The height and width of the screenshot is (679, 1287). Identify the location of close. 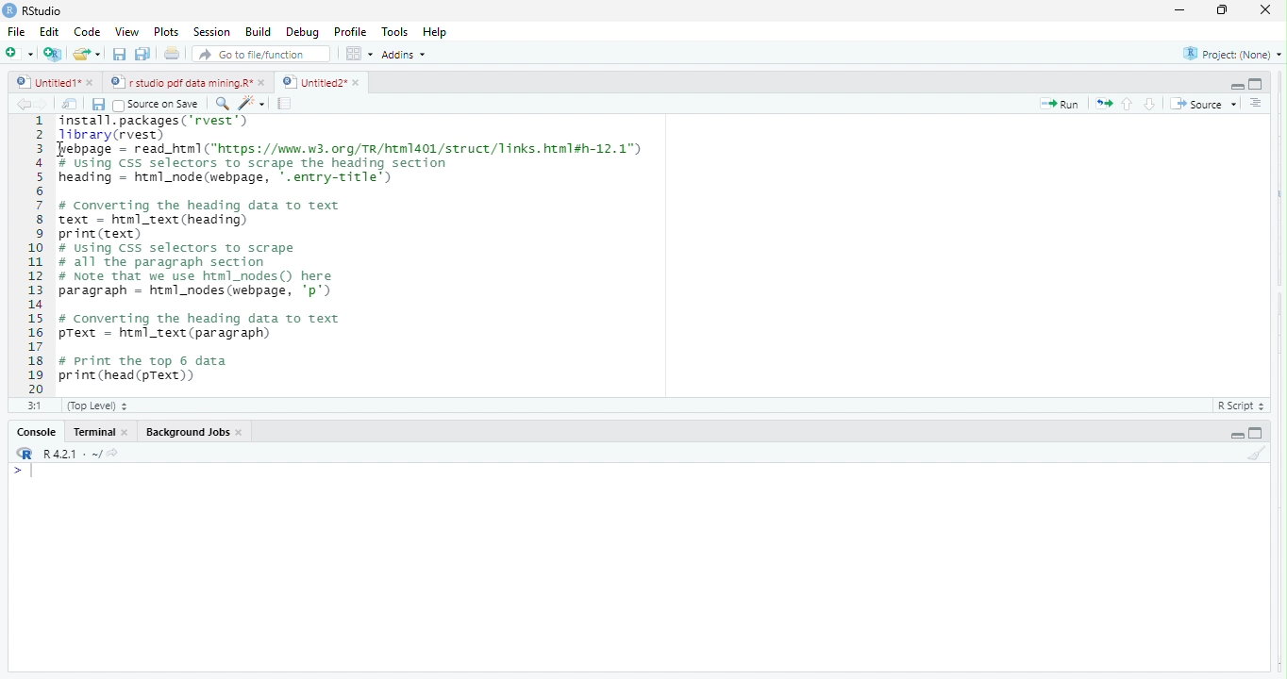
(92, 84).